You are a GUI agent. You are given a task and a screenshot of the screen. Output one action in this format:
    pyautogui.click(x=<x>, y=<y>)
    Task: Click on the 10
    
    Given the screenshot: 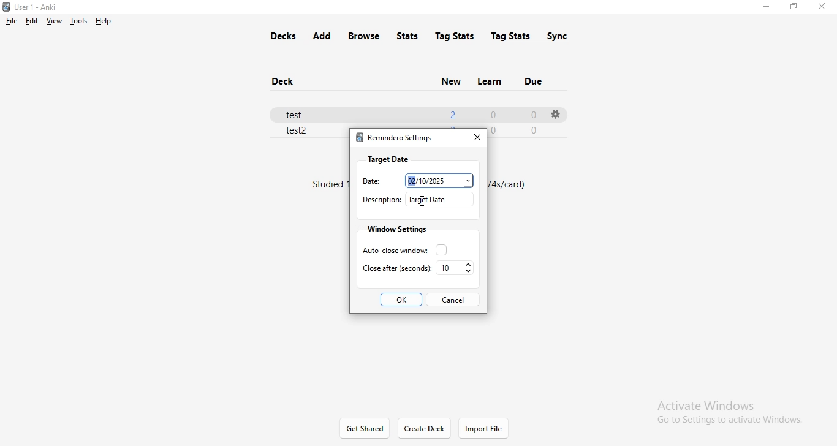 What is the action you would take?
    pyautogui.click(x=456, y=268)
    